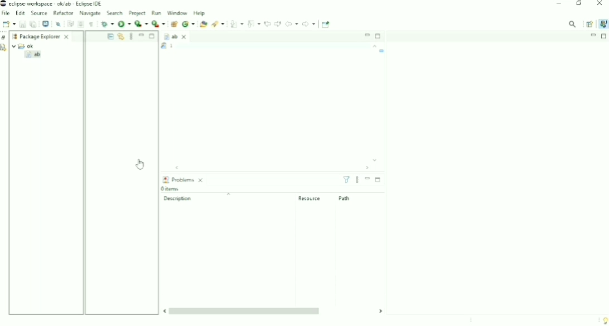  I want to click on Toggle Word Wrap, so click(70, 23).